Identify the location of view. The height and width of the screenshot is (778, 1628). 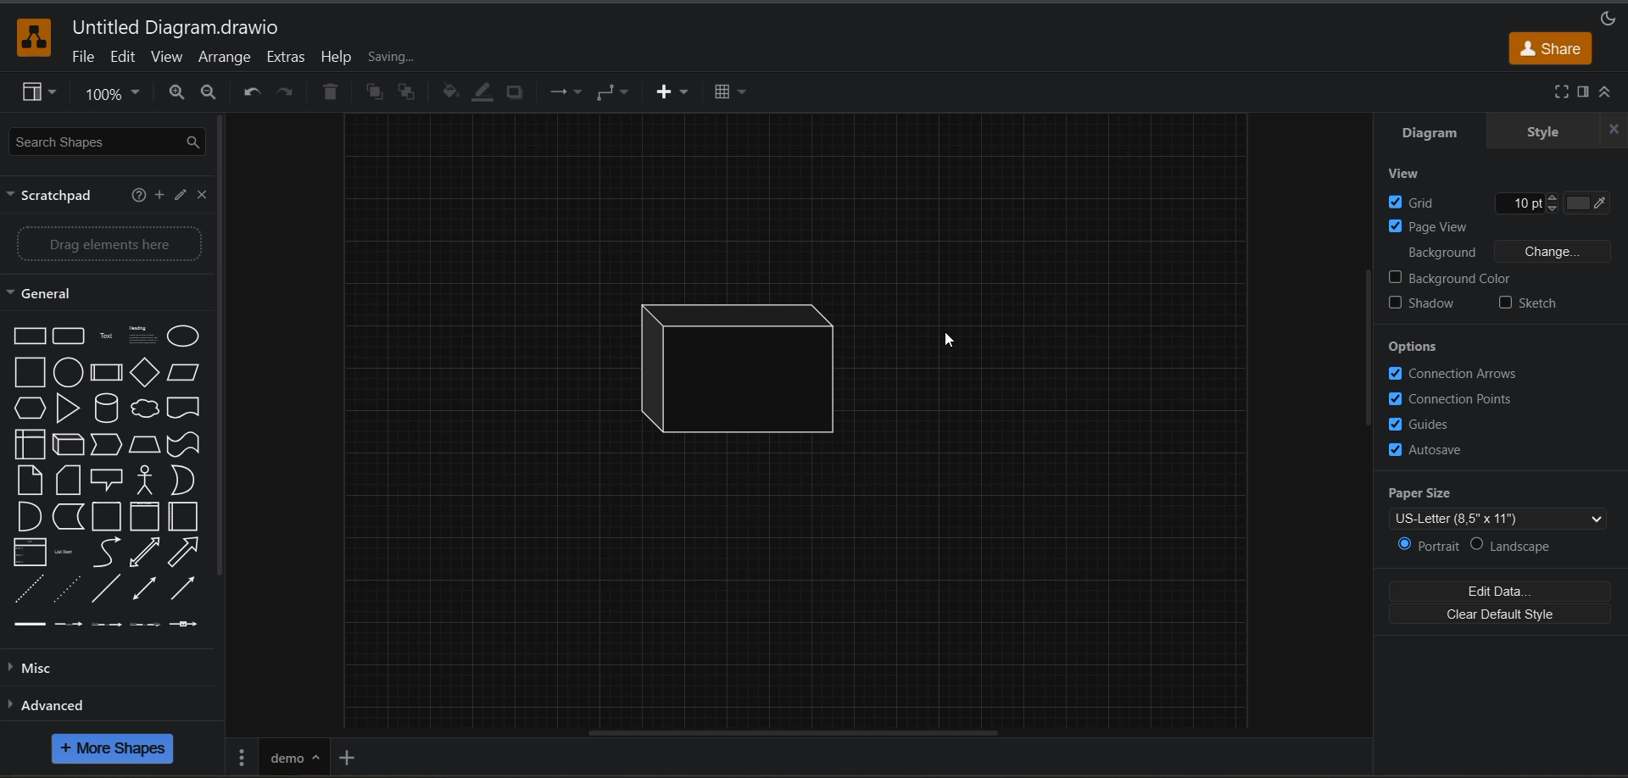
(40, 95).